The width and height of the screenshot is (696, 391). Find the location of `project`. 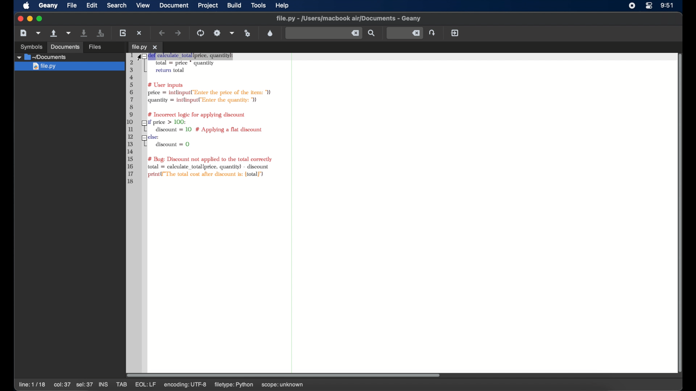

project is located at coordinates (208, 6).